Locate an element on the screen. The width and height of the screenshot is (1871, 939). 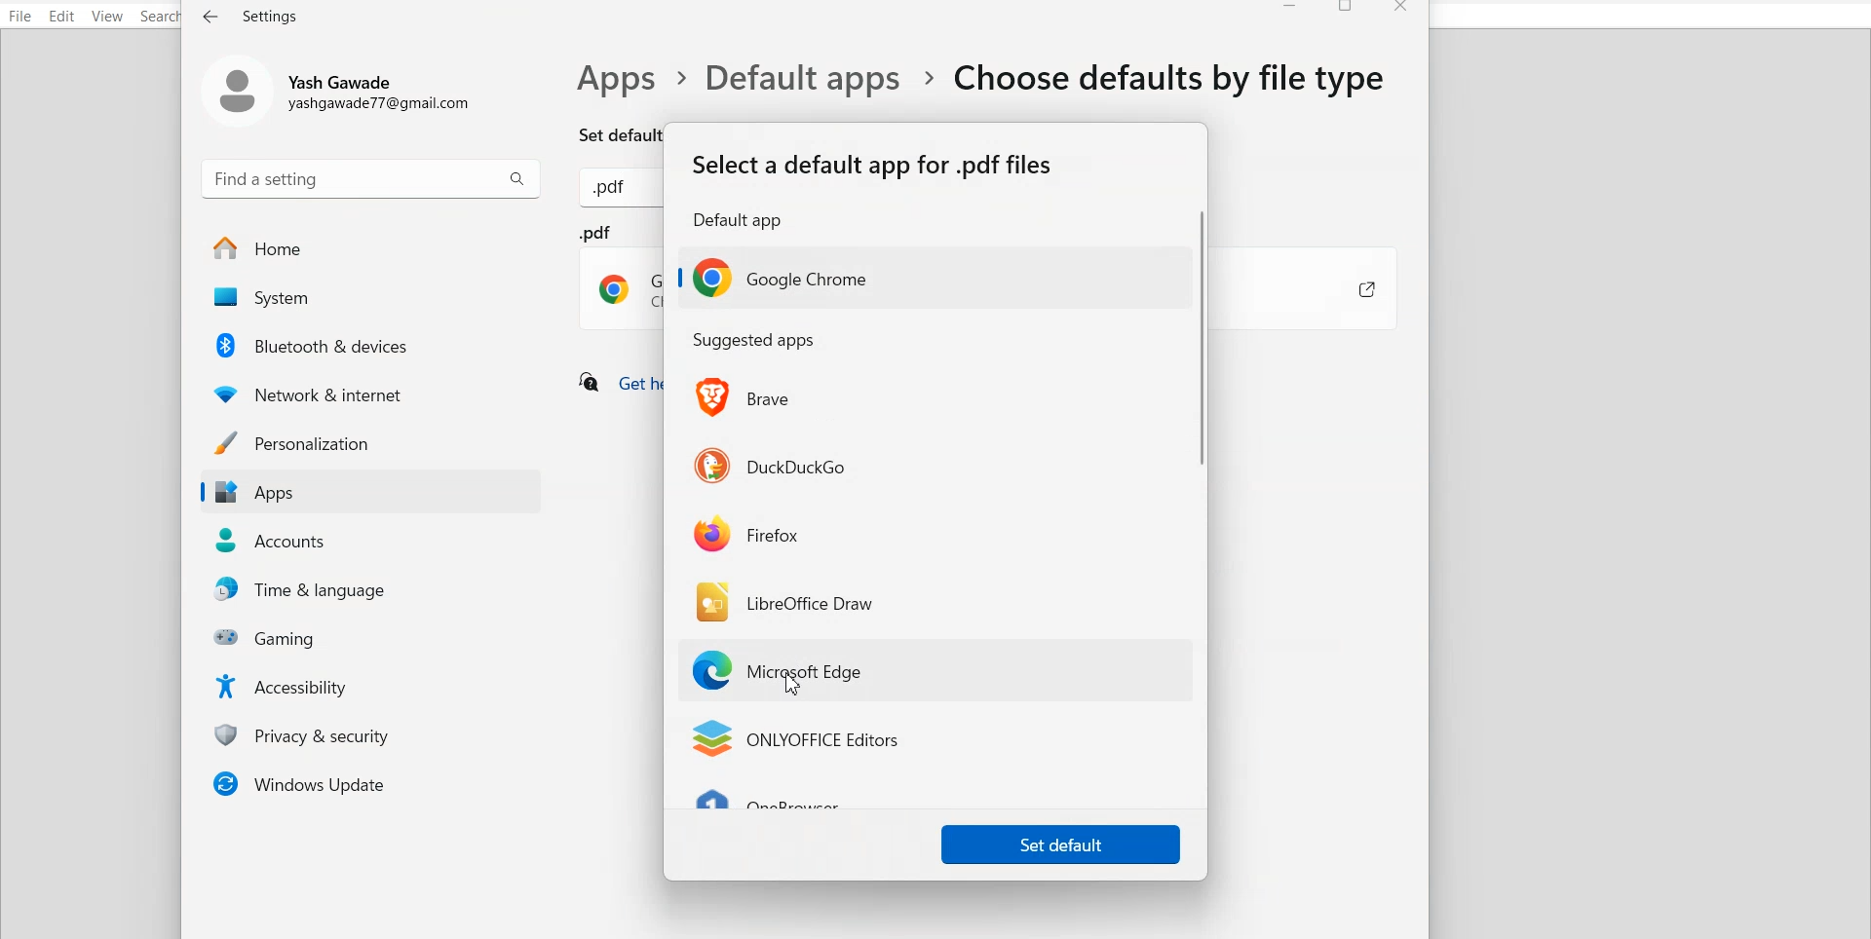
Microsoft Edge is located at coordinates (786, 672).